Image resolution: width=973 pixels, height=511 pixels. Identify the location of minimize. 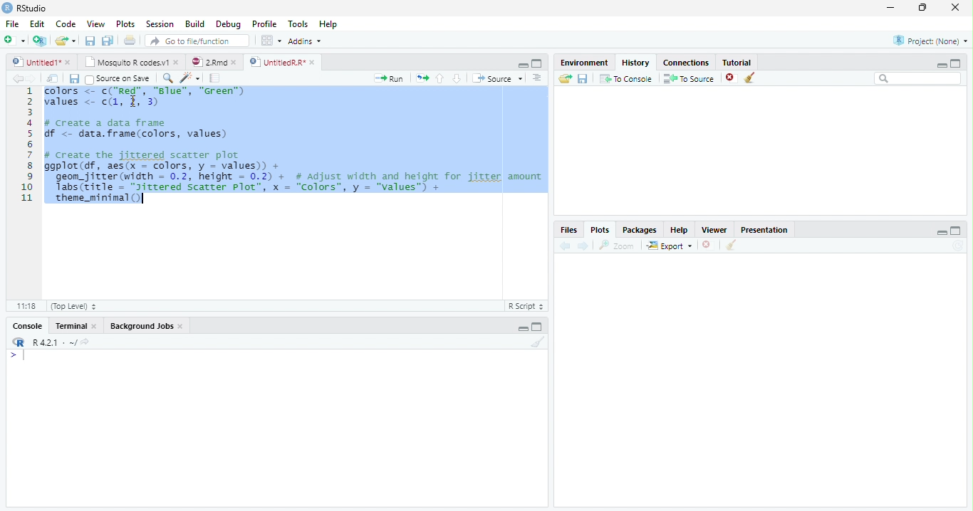
(891, 7).